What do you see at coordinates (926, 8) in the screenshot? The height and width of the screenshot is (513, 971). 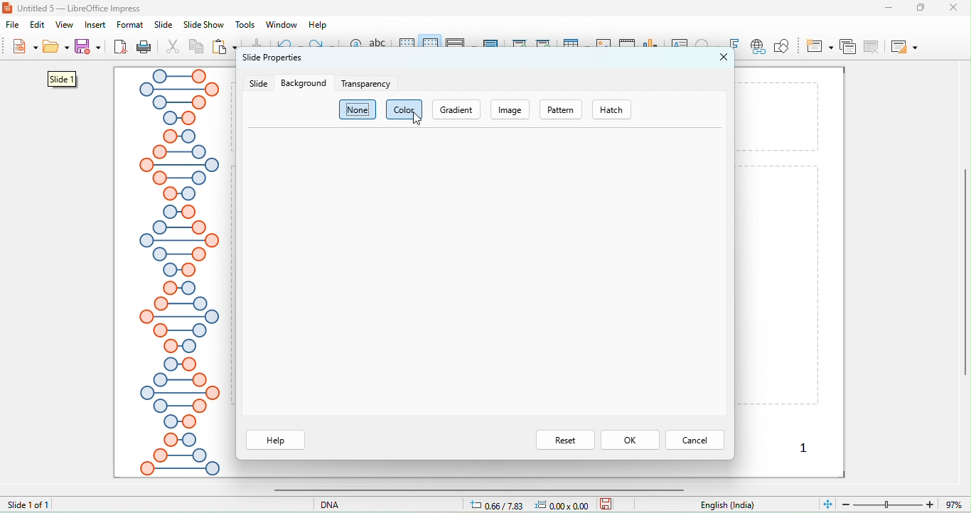 I see `maximize` at bounding box center [926, 8].